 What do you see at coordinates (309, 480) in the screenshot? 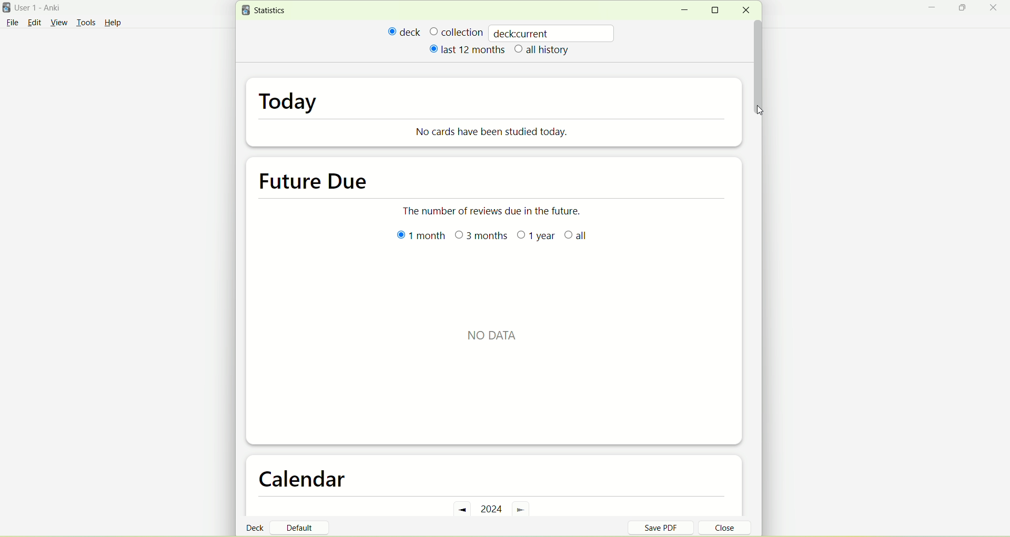
I see `calendar` at bounding box center [309, 480].